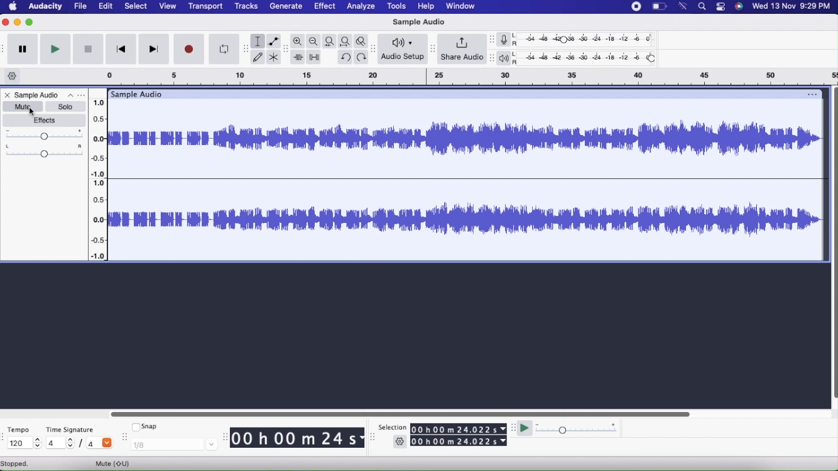  Describe the element at coordinates (460, 49) in the screenshot. I see `Share Audio` at that location.